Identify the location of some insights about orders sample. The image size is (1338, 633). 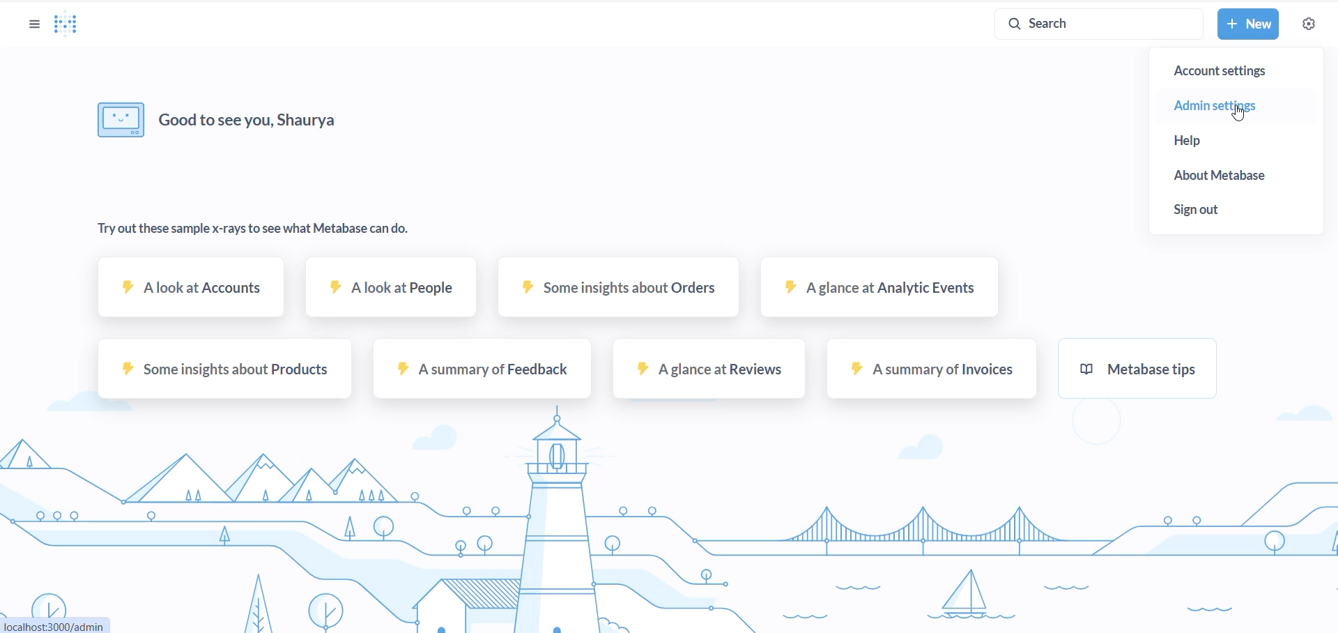
(608, 296).